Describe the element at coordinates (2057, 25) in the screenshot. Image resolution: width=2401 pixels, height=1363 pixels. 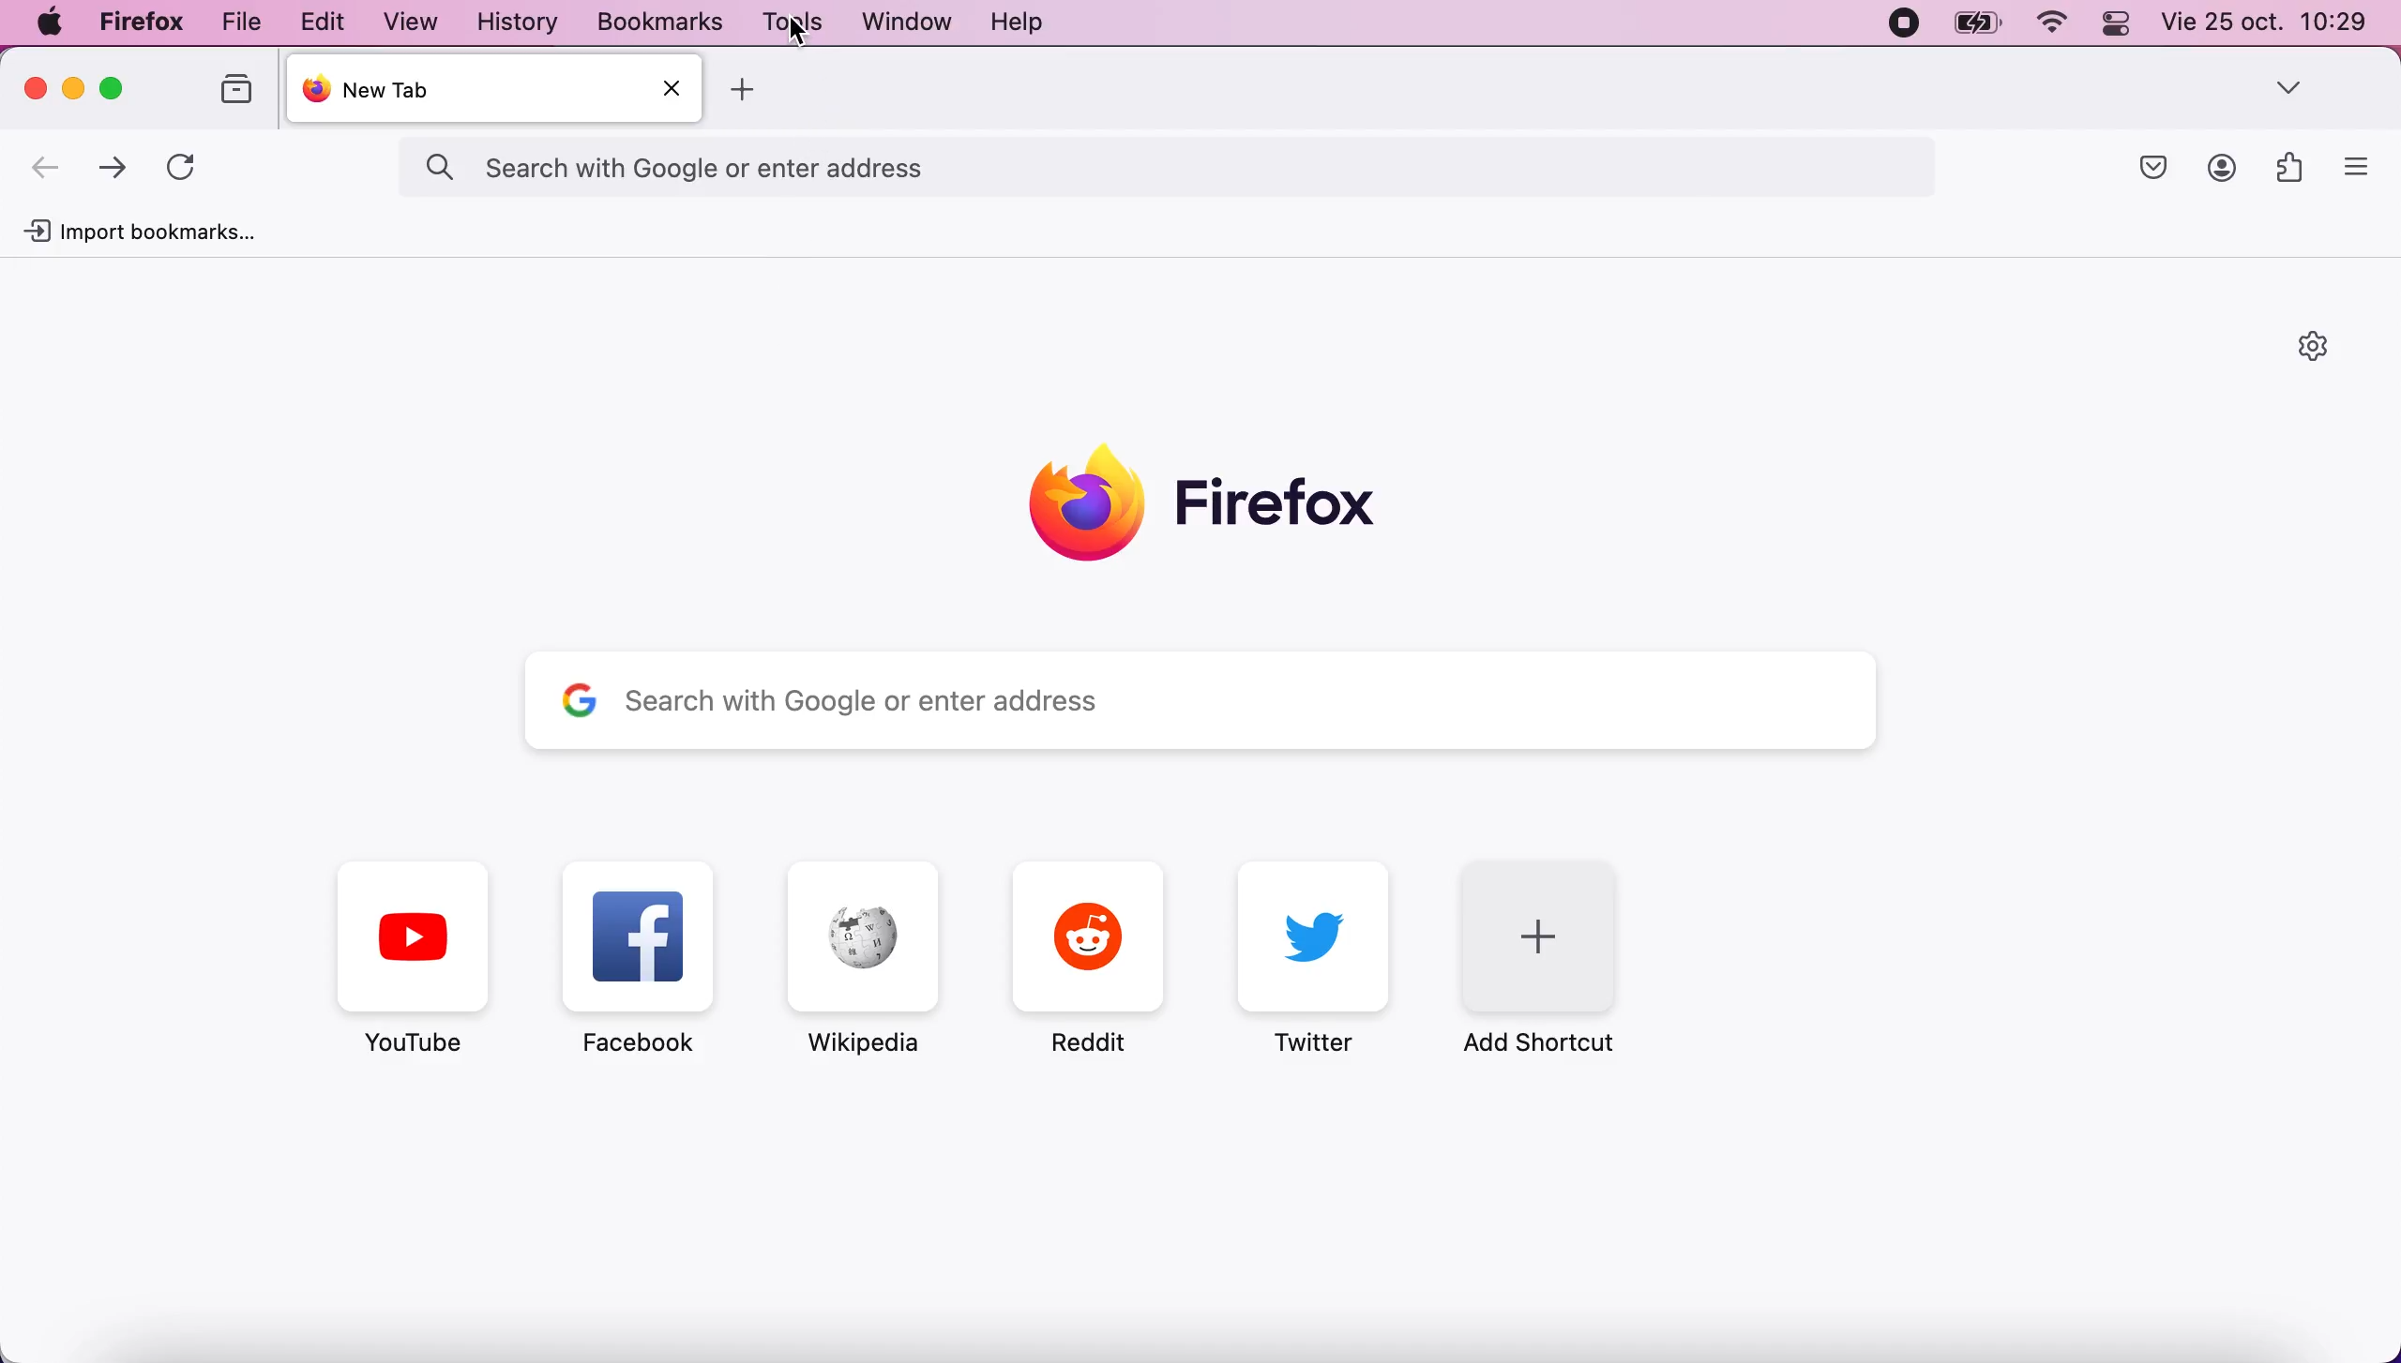
I see `Wifi` at that location.